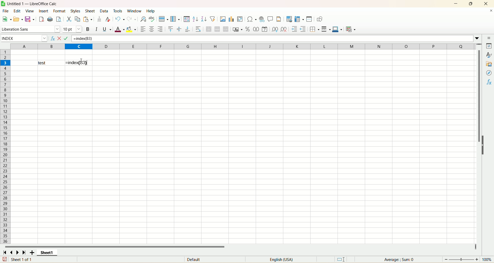 This screenshot has width=494, height=263. What do you see at coordinates (243, 155) in the screenshot?
I see `workbook` at bounding box center [243, 155].